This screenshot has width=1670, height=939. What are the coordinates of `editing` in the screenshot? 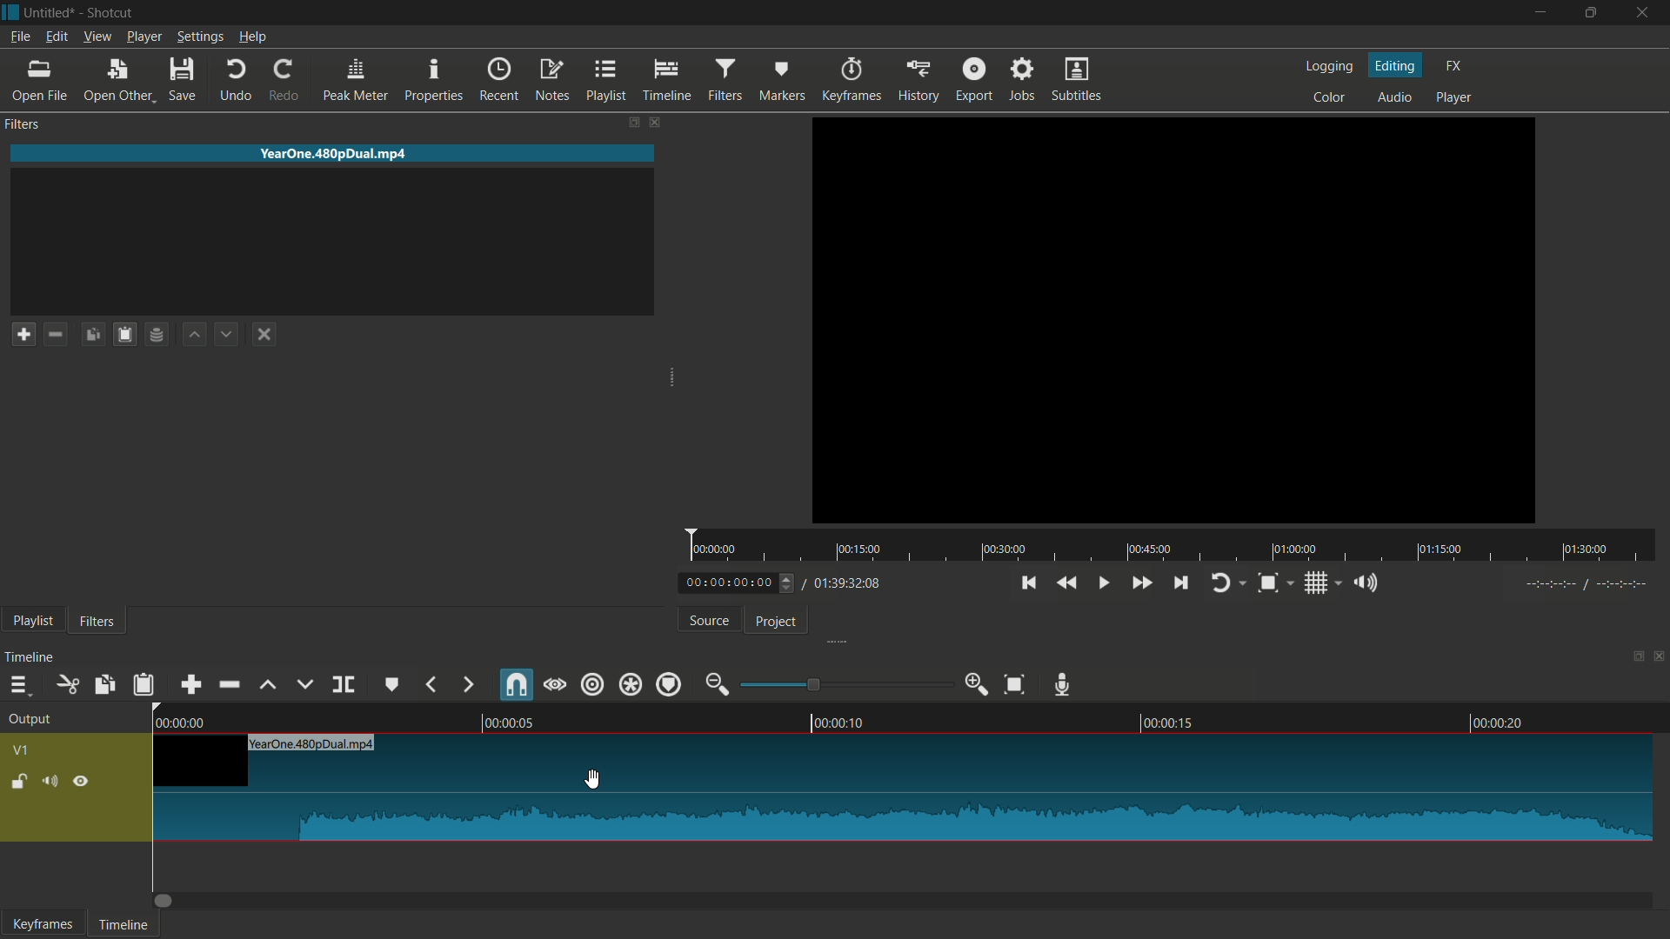 It's located at (1394, 63).